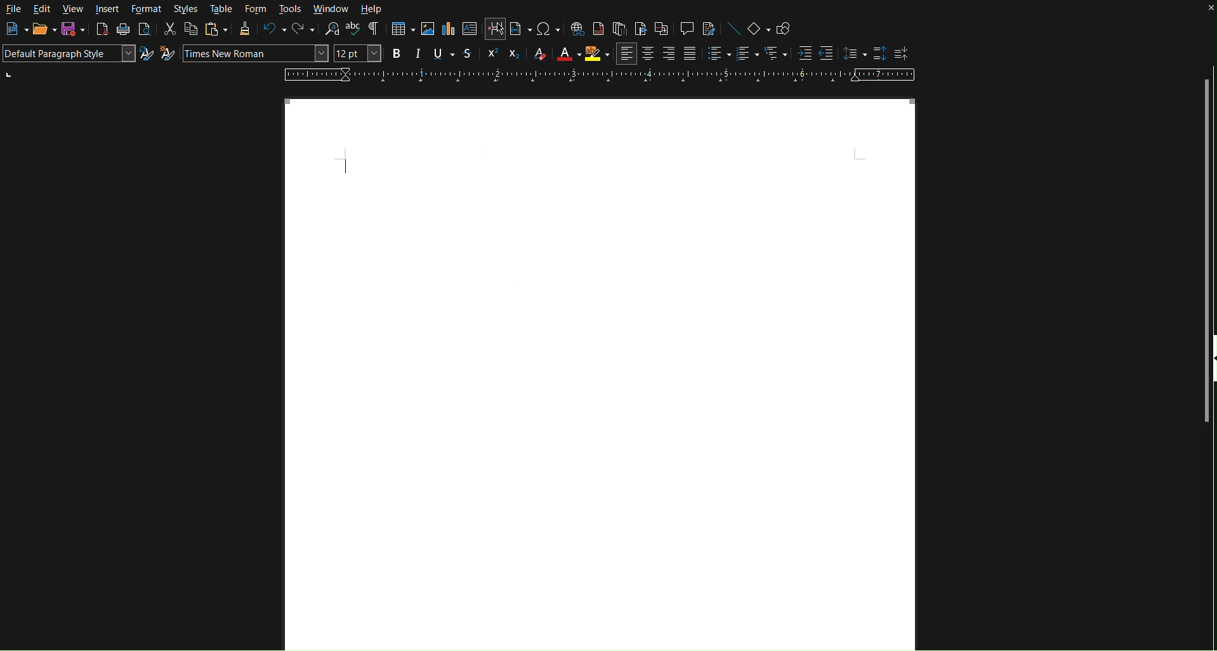 The image size is (1217, 651). I want to click on Check spelling, so click(353, 29).